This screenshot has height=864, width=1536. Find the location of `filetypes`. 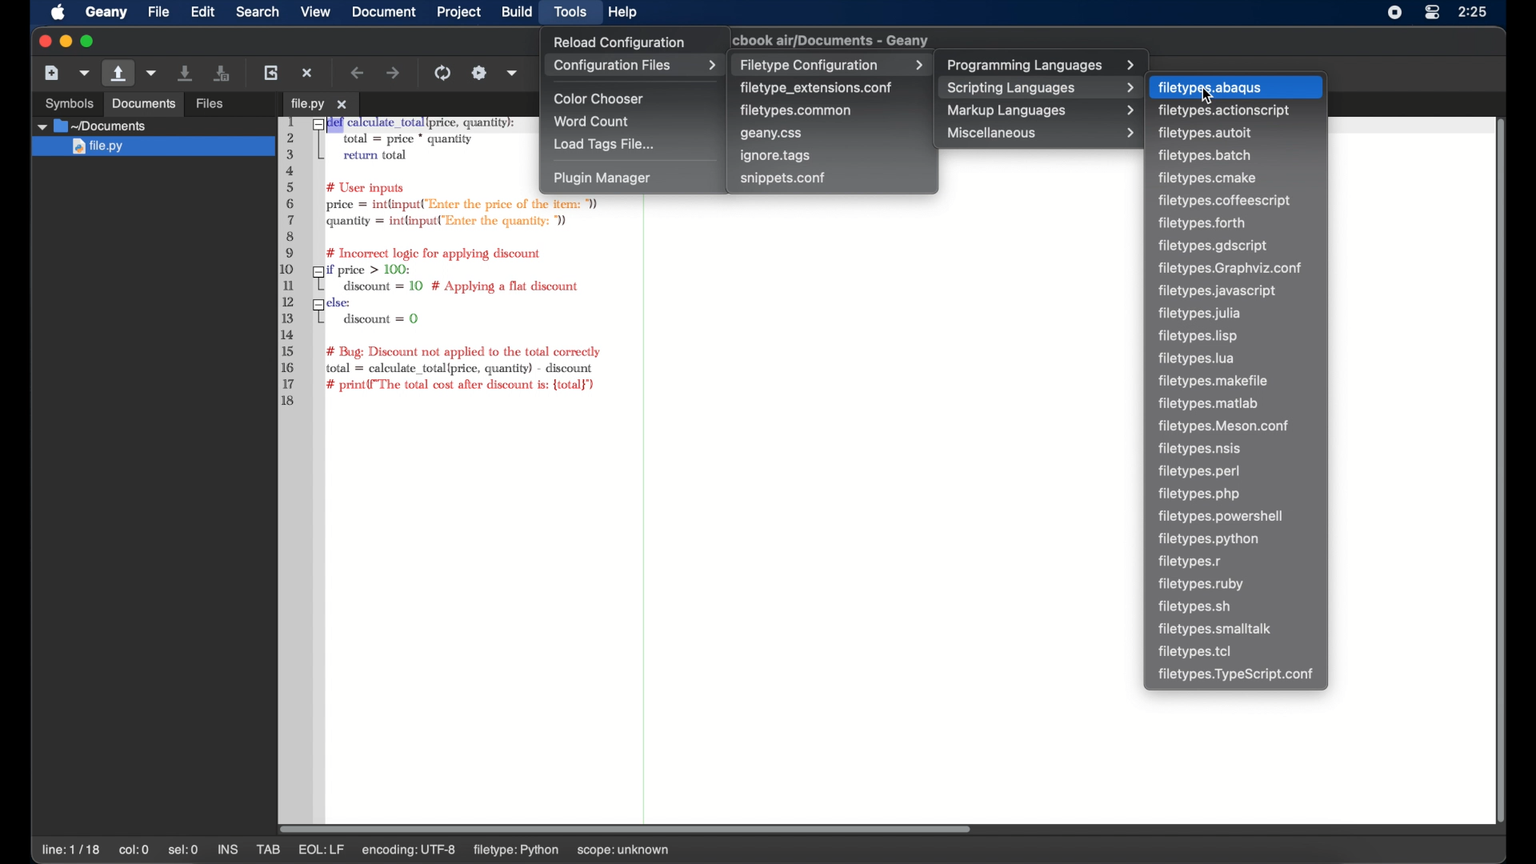

filetypes is located at coordinates (1215, 247).